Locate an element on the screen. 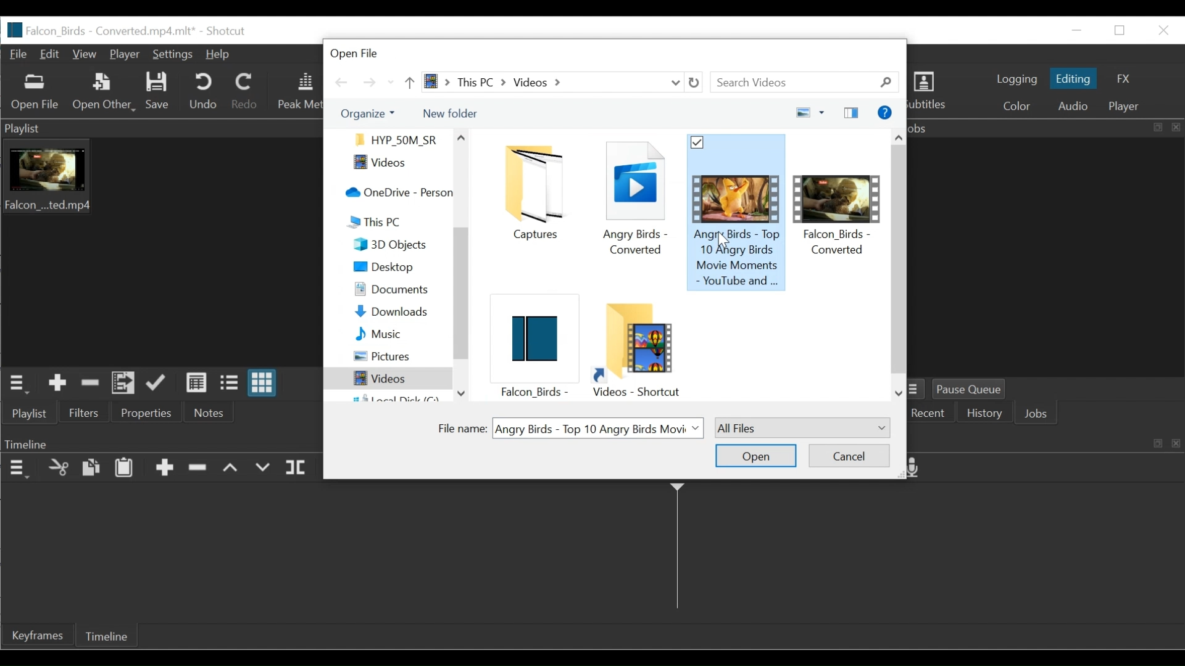  Ripple Delete is located at coordinates (199, 471).